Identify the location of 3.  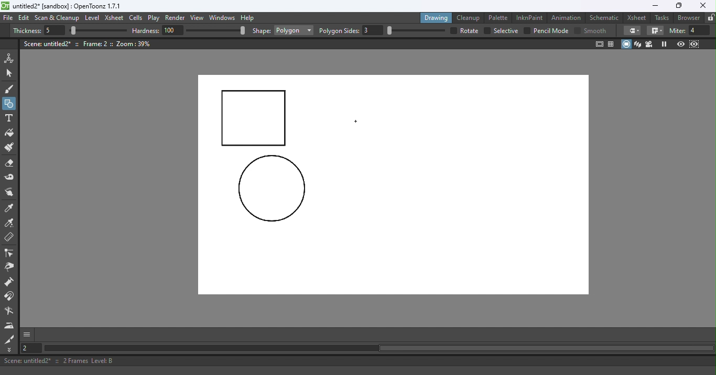
(373, 30).